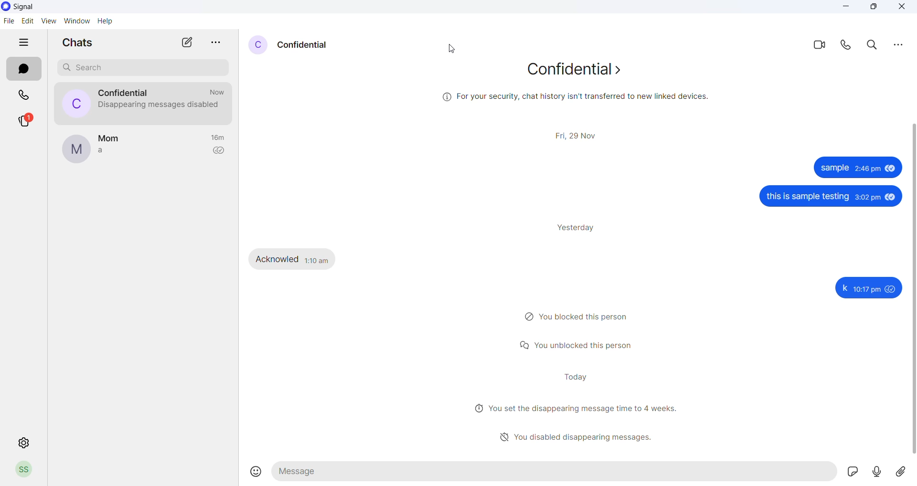 The image size is (917, 486). Describe the element at coordinates (576, 95) in the screenshot. I see `` at that location.